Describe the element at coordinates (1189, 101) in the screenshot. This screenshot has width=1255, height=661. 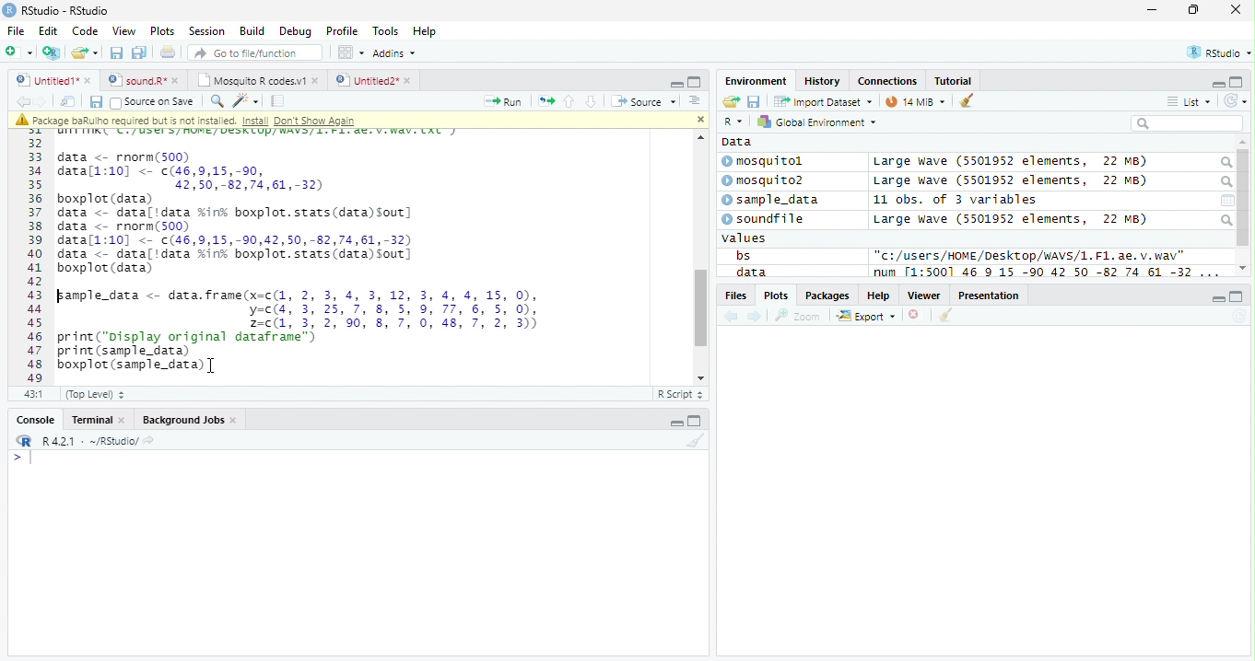
I see `List` at that location.